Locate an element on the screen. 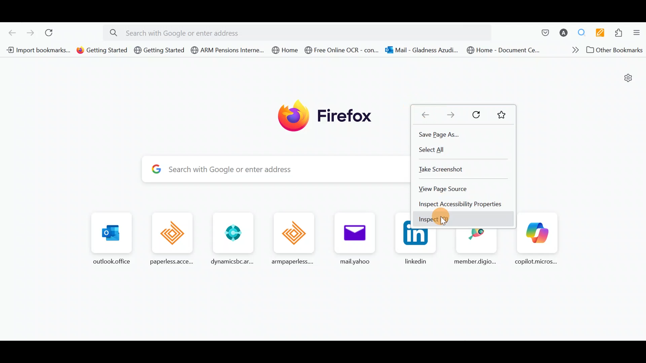  cursor is located at coordinates (442, 221).